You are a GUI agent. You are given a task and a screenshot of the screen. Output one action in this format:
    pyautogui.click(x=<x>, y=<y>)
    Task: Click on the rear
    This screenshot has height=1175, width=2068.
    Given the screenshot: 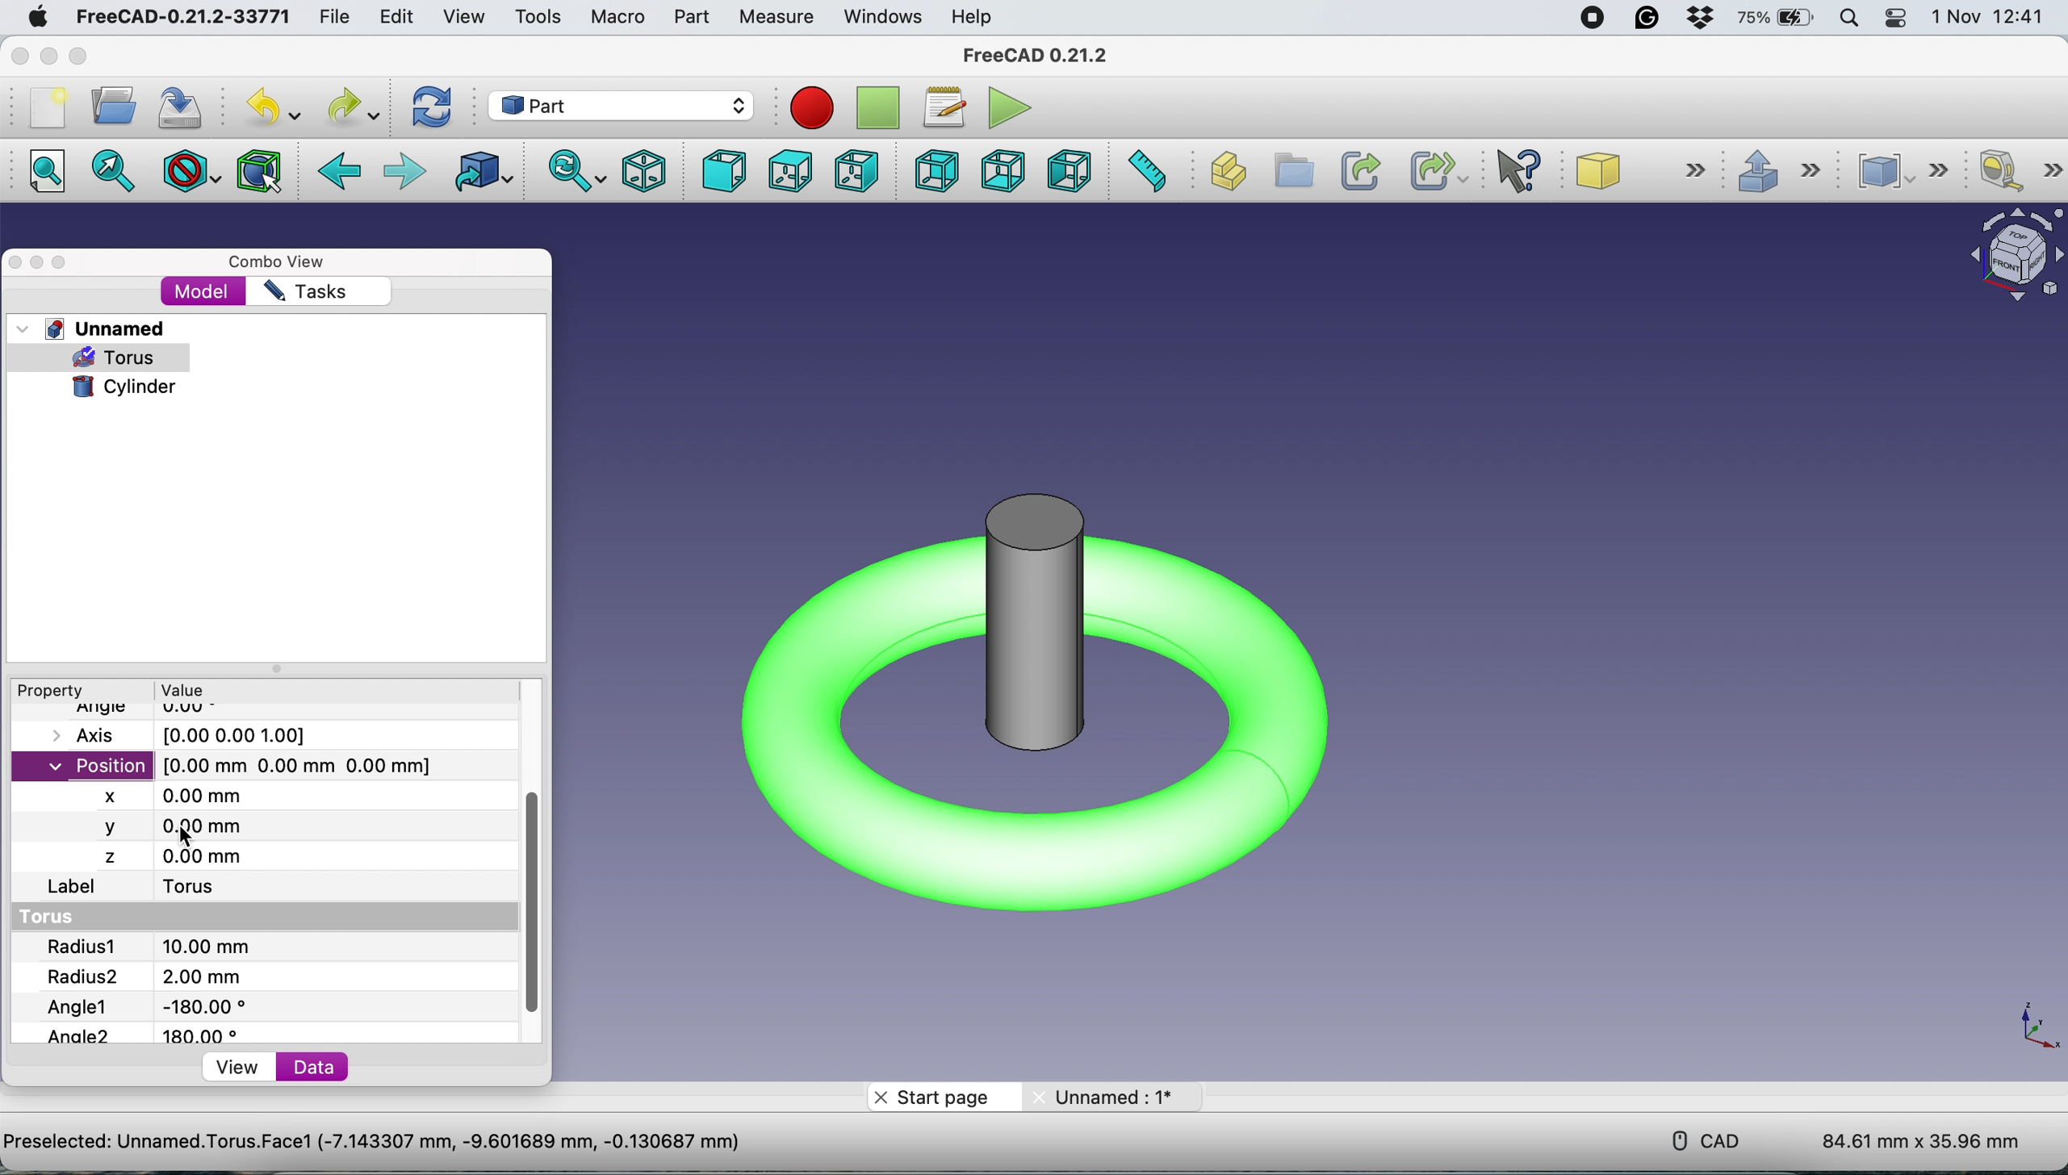 What is the action you would take?
    pyautogui.click(x=937, y=171)
    